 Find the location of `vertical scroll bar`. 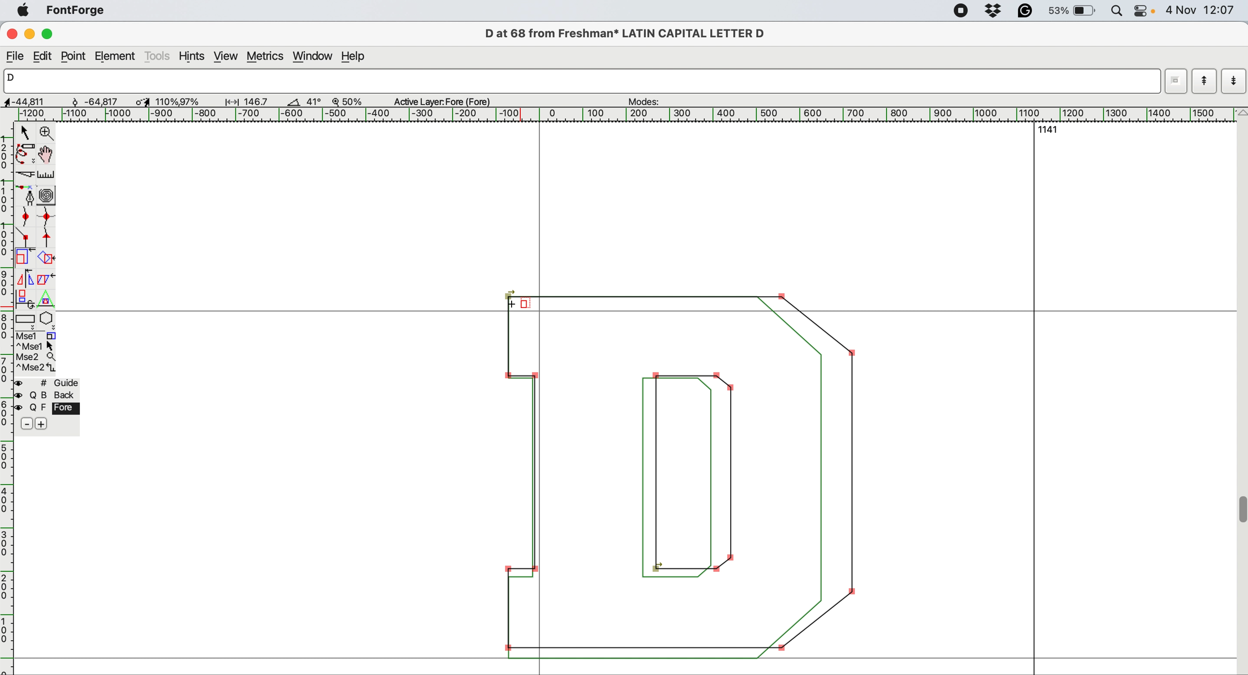

vertical scroll bar is located at coordinates (1240, 391).